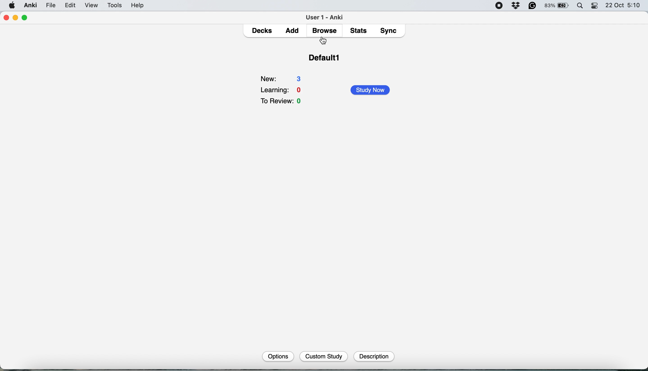 This screenshot has width=648, height=371. Describe the element at coordinates (282, 77) in the screenshot. I see `New: 3` at that location.